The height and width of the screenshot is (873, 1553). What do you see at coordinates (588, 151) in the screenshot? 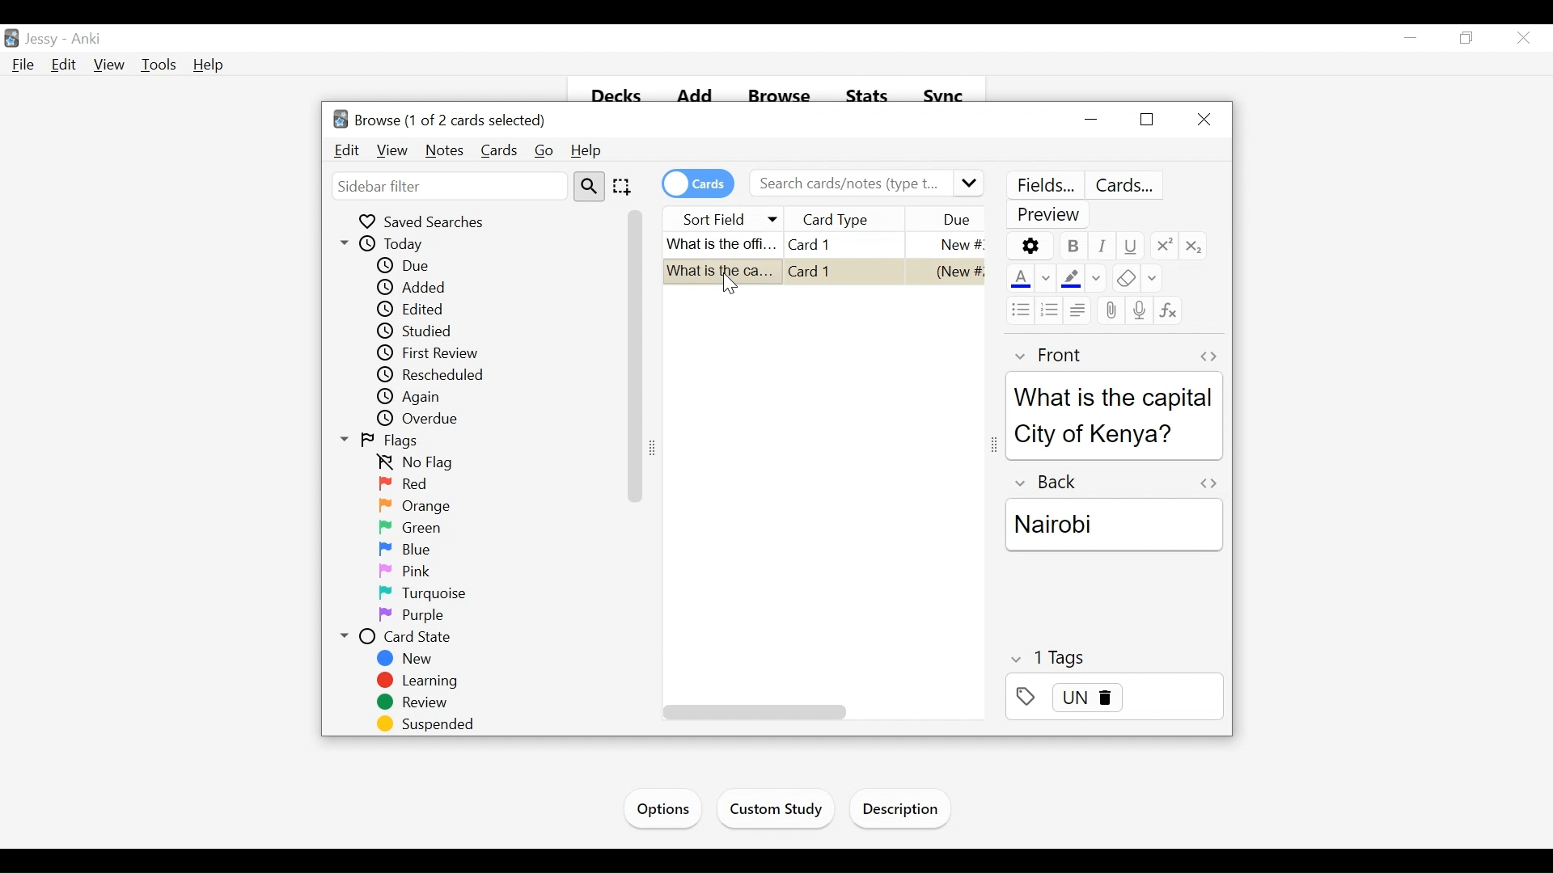
I see `Help` at bounding box center [588, 151].